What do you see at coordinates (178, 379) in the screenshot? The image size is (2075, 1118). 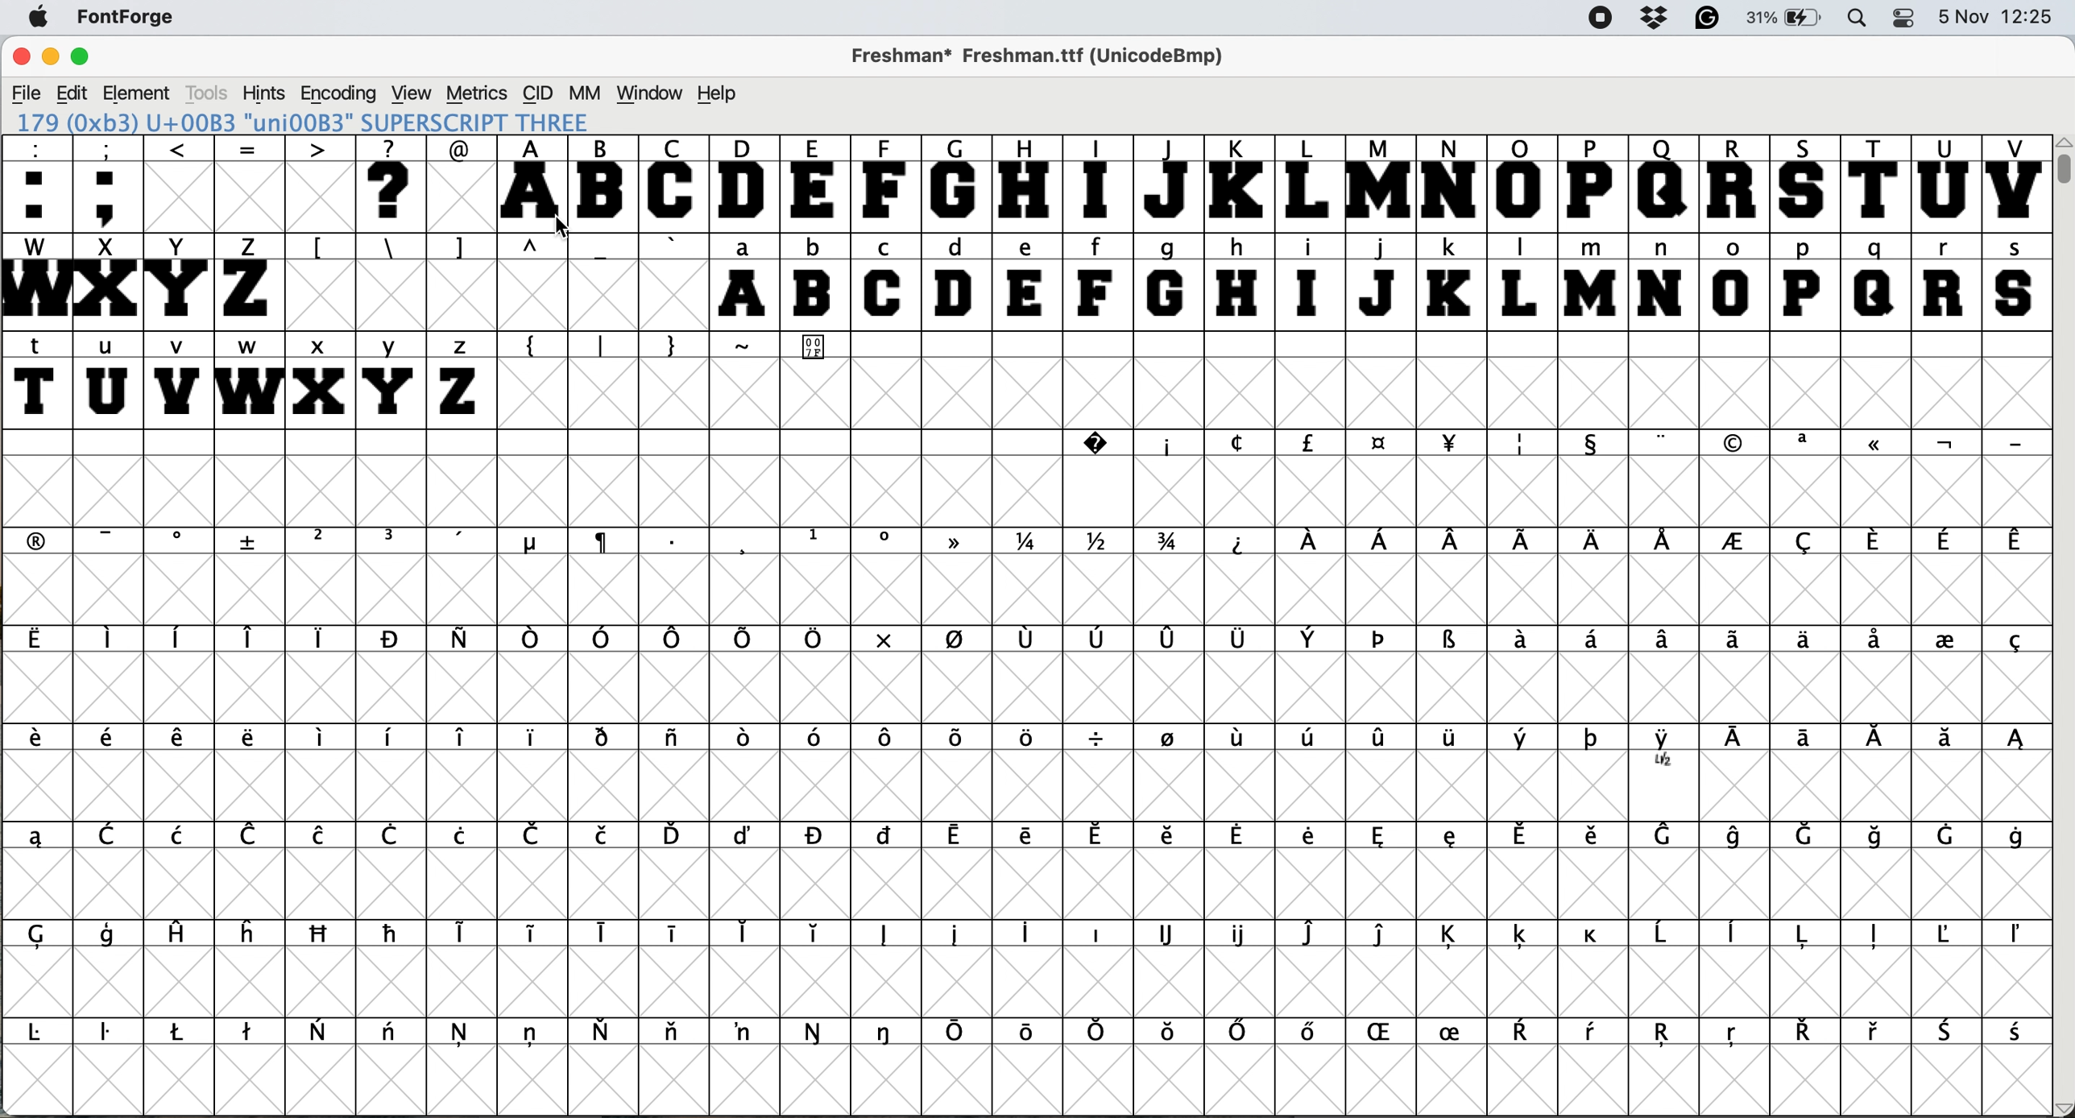 I see `v` at bounding box center [178, 379].